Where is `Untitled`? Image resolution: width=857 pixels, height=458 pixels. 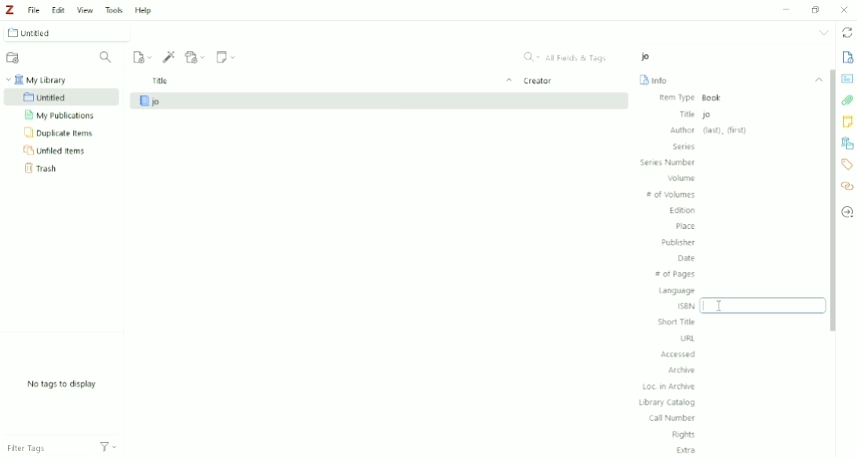 Untitled is located at coordinates (65, 32).